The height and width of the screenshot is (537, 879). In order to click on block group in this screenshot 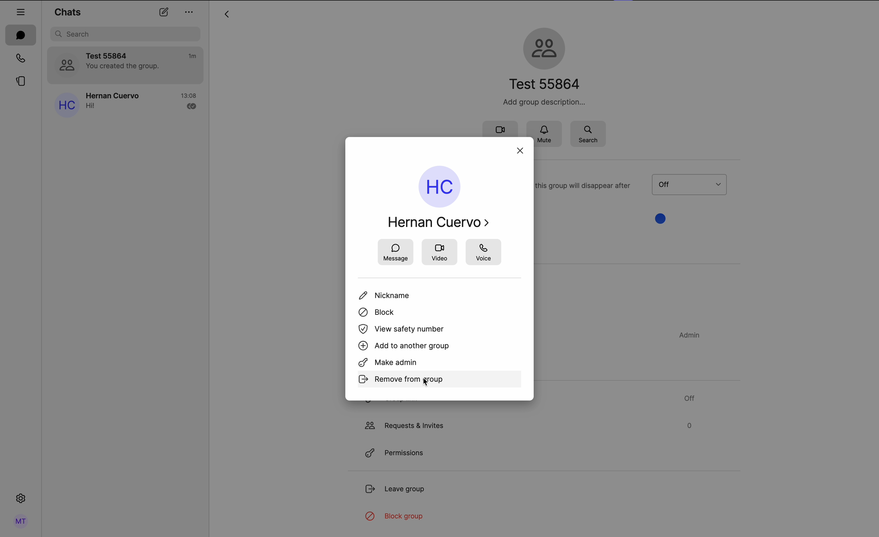, I will do `click(395, 517)`.